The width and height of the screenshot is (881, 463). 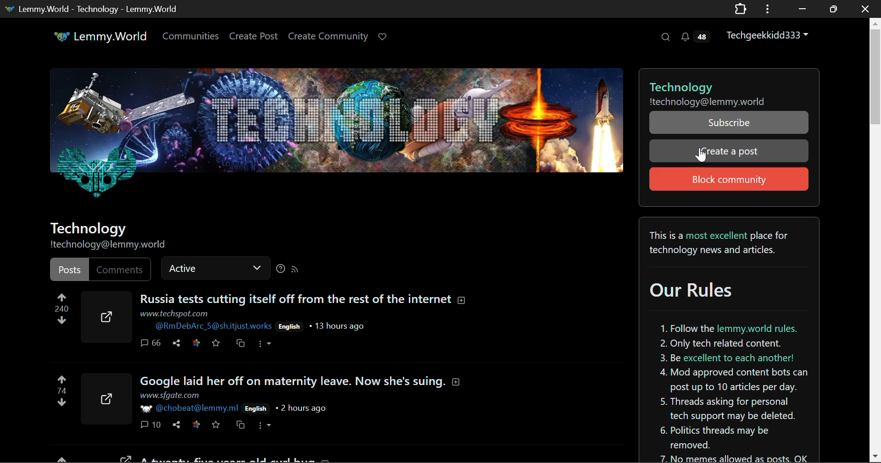 What do you see at coordinates (105, 315) in the screenshot?
I see `External Link Icon` at bounding box center [105, 315].